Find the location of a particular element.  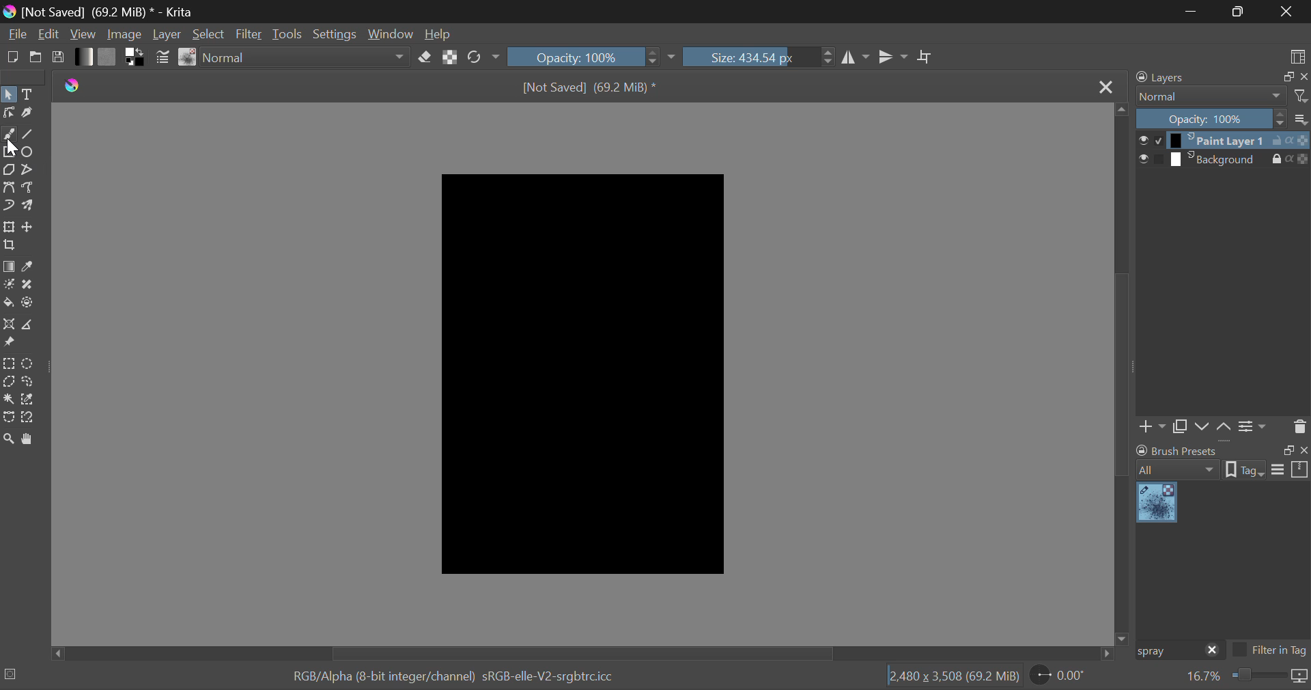

Opacity is located at coordinates (593, 56).